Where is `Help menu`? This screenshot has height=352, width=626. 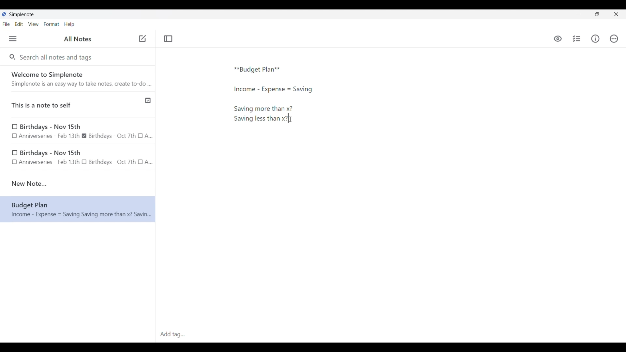
Help menu is located at coordinates (69, 24).